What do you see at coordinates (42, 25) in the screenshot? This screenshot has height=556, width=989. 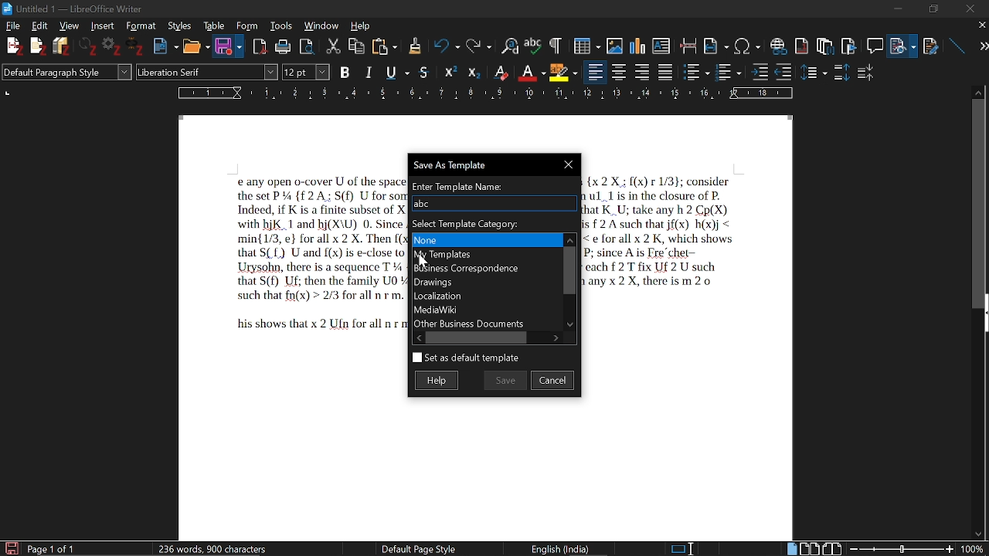 I see `Edit` at bounding box center [42, 25].